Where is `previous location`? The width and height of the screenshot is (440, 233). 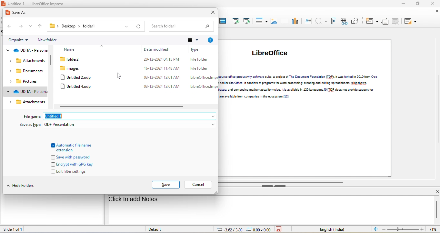 previous location is located at coordinates (126, 27).